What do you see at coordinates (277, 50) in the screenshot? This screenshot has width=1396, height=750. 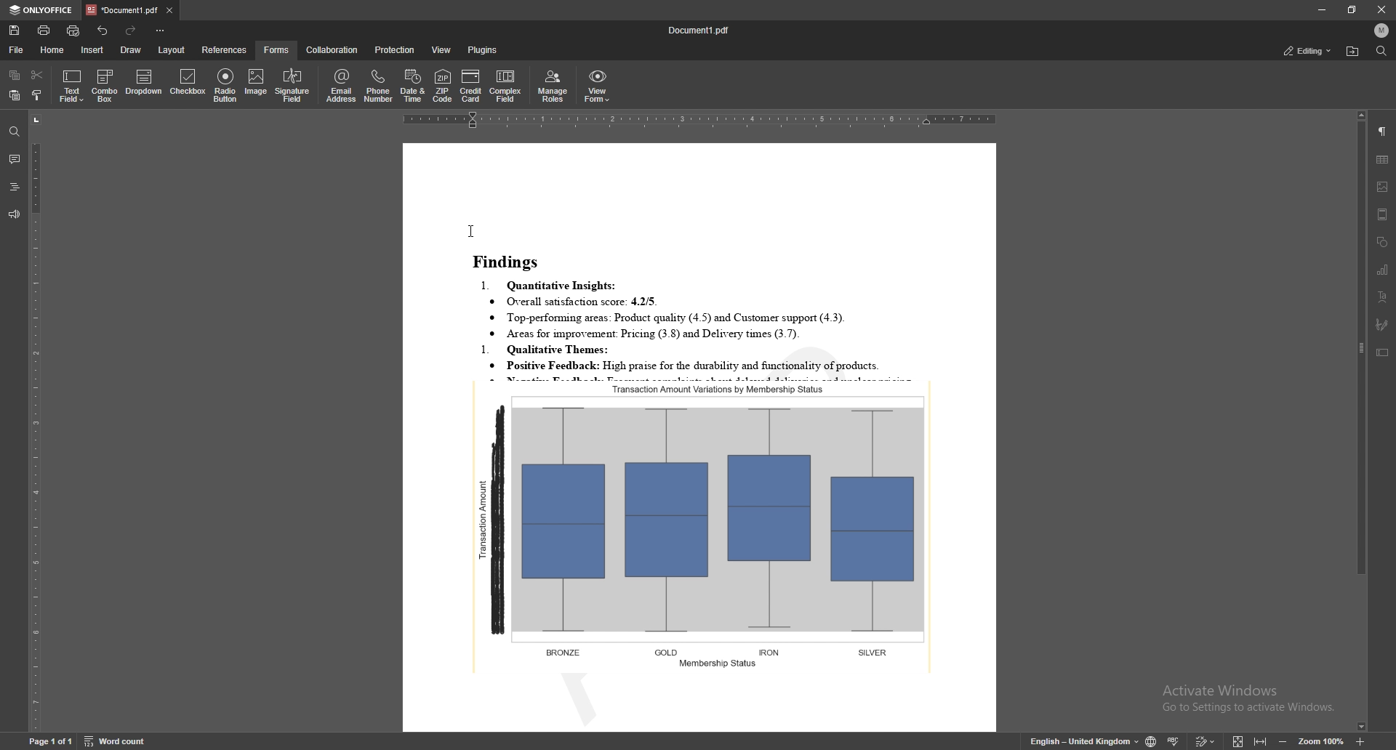 I see `forms` at bounding box center [277, 50].